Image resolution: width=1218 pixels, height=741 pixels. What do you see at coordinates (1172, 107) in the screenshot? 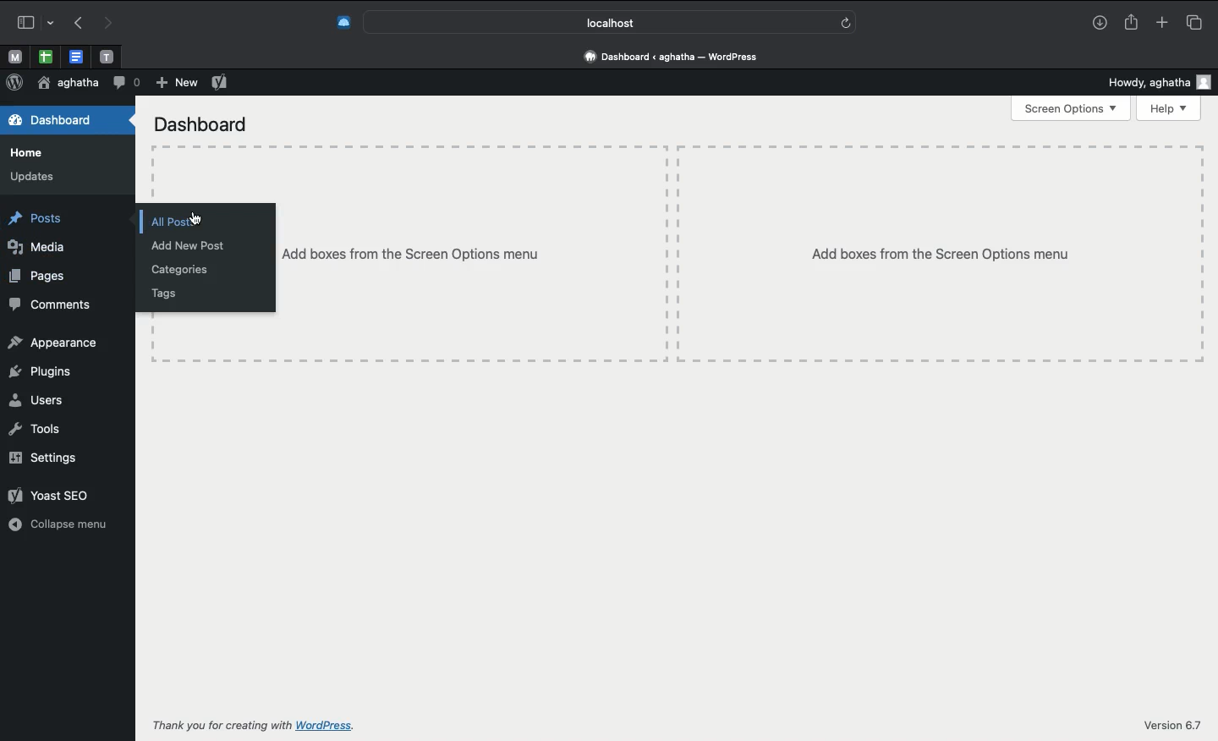
I see `Help` at bounding box center [1172, 107].